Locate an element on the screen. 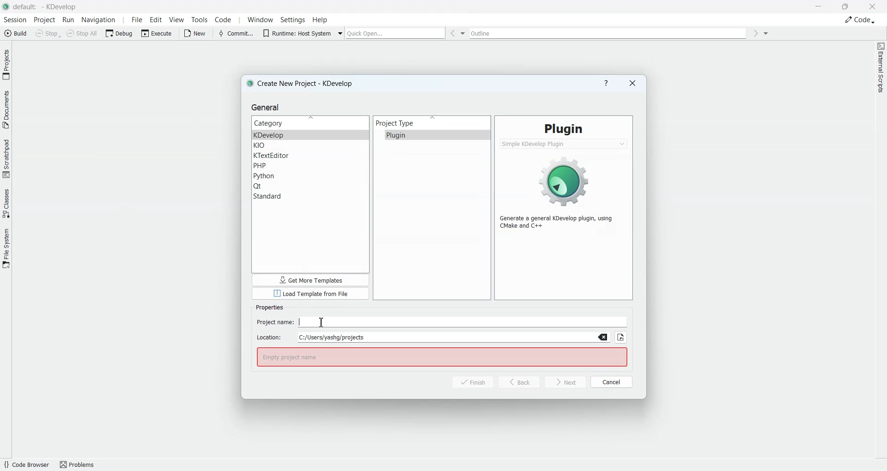 The image size is (887, 471). Text is located at coordinates (269, 307).